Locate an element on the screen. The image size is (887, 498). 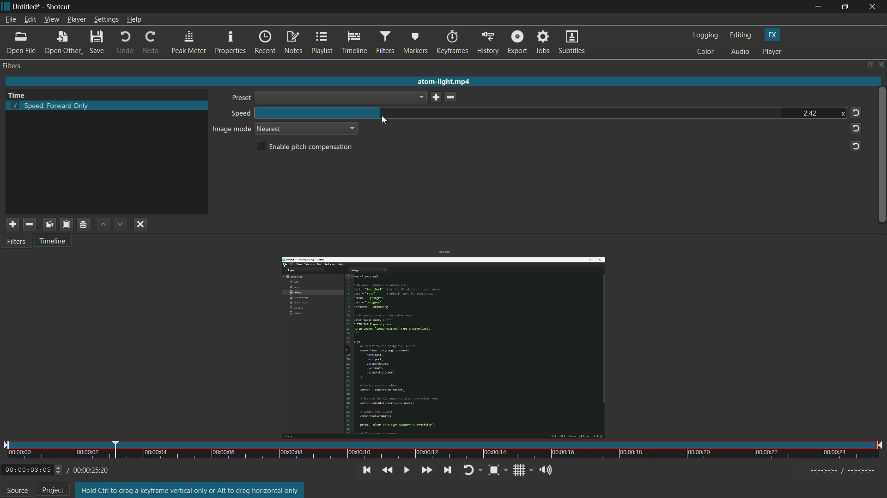
close app is located at coordinates (874, 6).